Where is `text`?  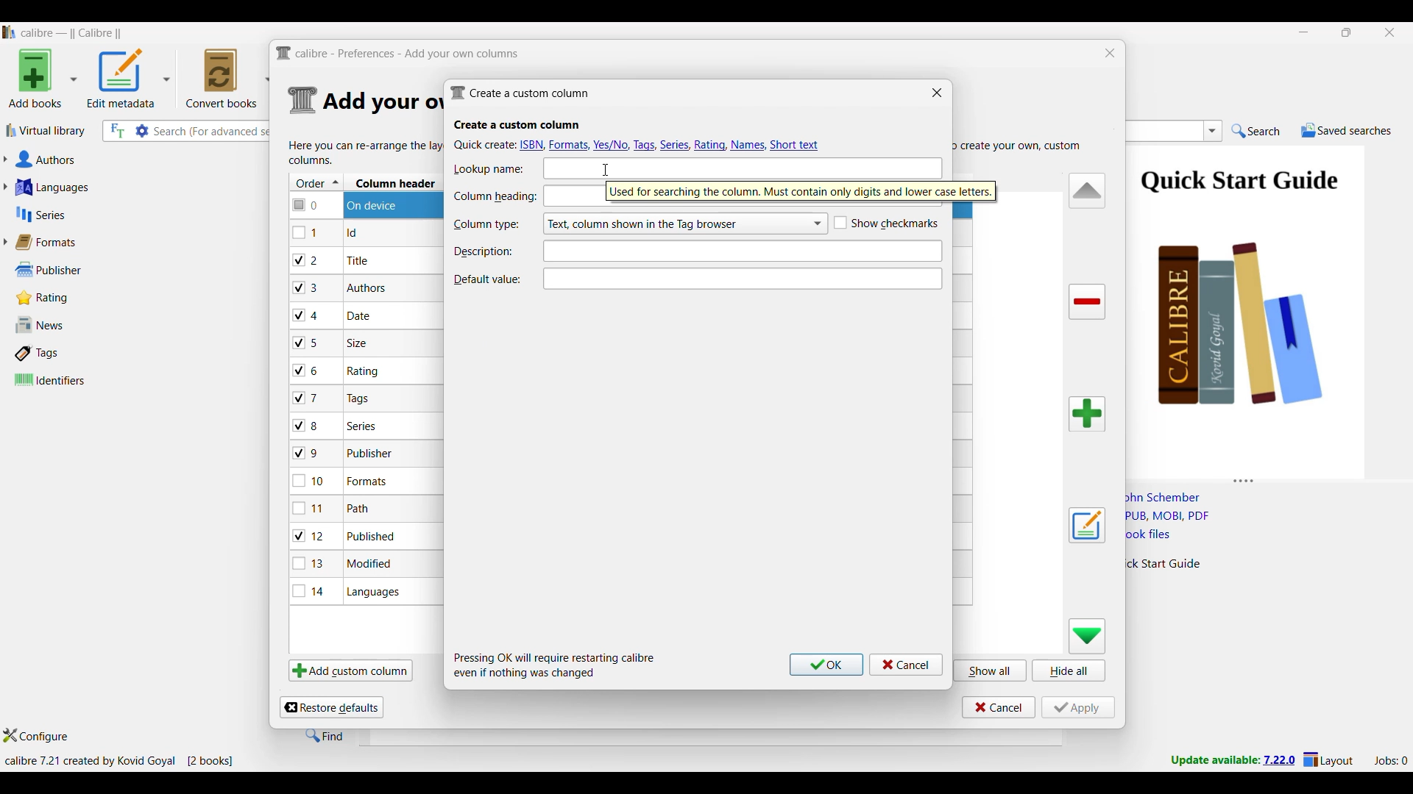
text is located at coordinates (746, 166).